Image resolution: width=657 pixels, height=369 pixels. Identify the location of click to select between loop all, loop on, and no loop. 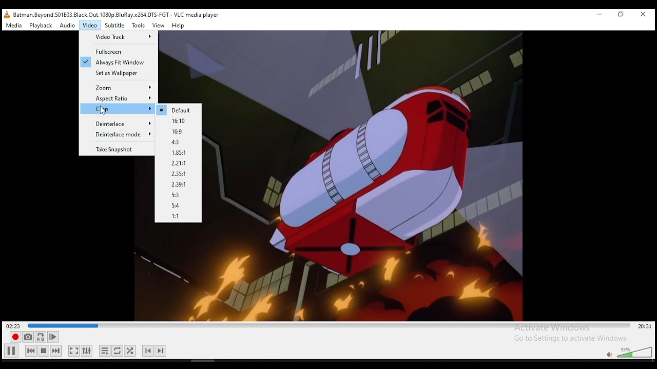
(118, 351).